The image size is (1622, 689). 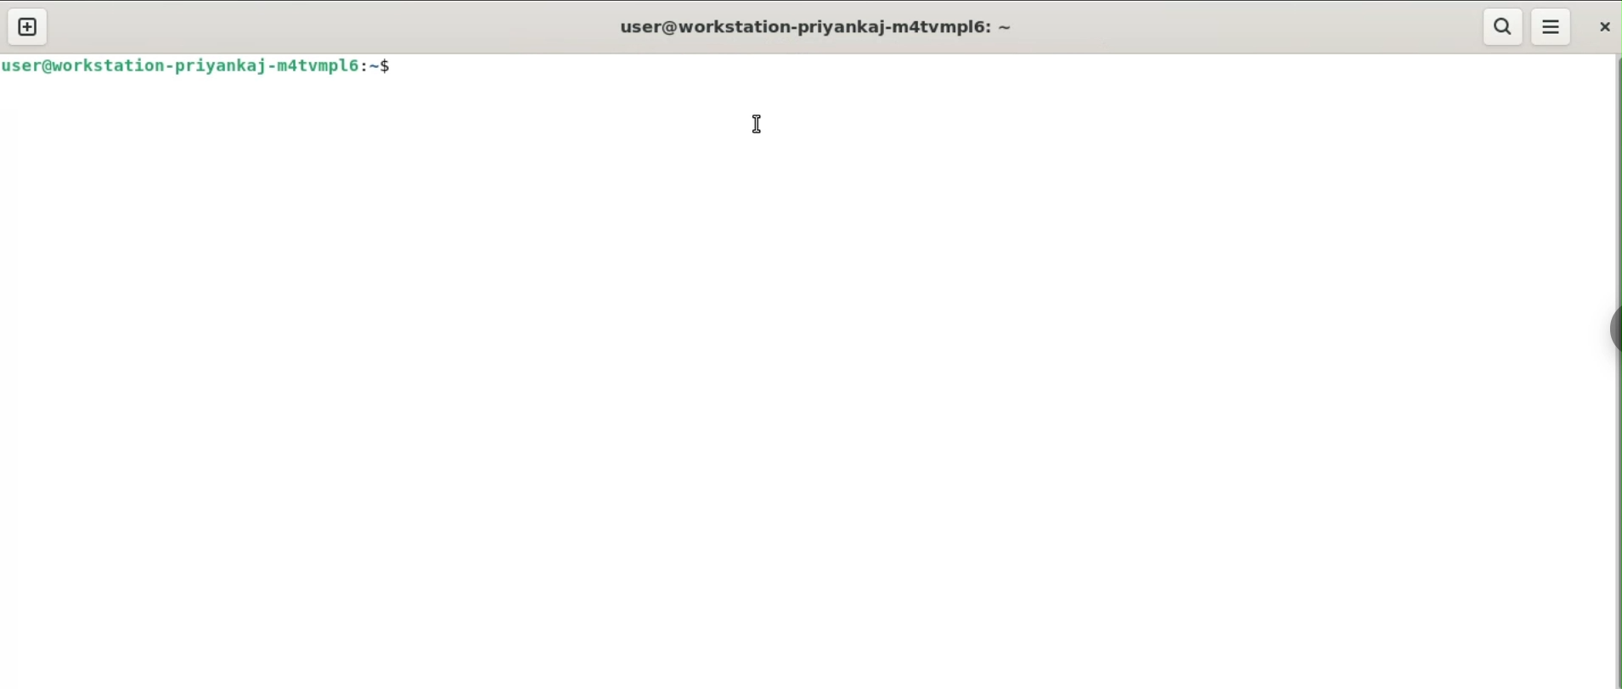 What do you see at coordinates (1551, 26) in the screenshot?
I see `menu` at bounding box center [1551, 26].